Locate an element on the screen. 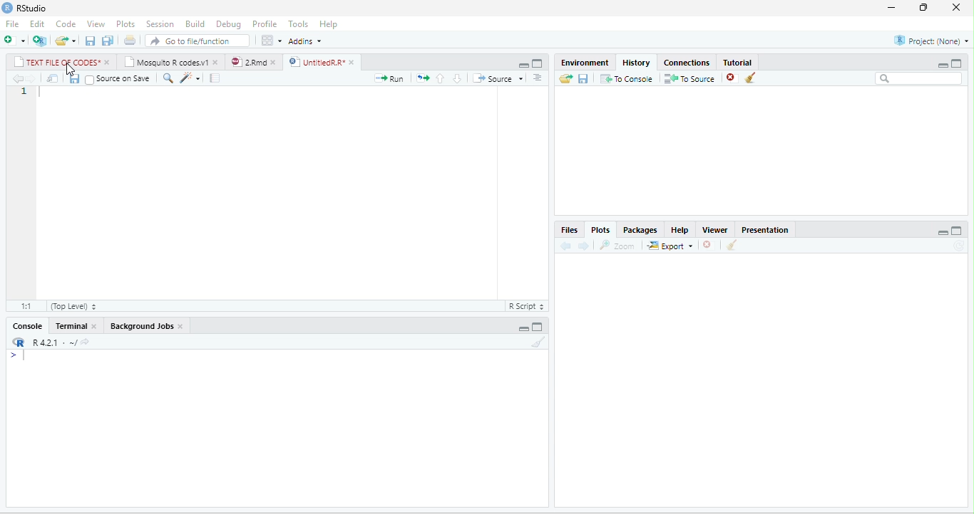 The height and width of the screenshot is (514, 974). Plots is located at coordinates (126, 24).